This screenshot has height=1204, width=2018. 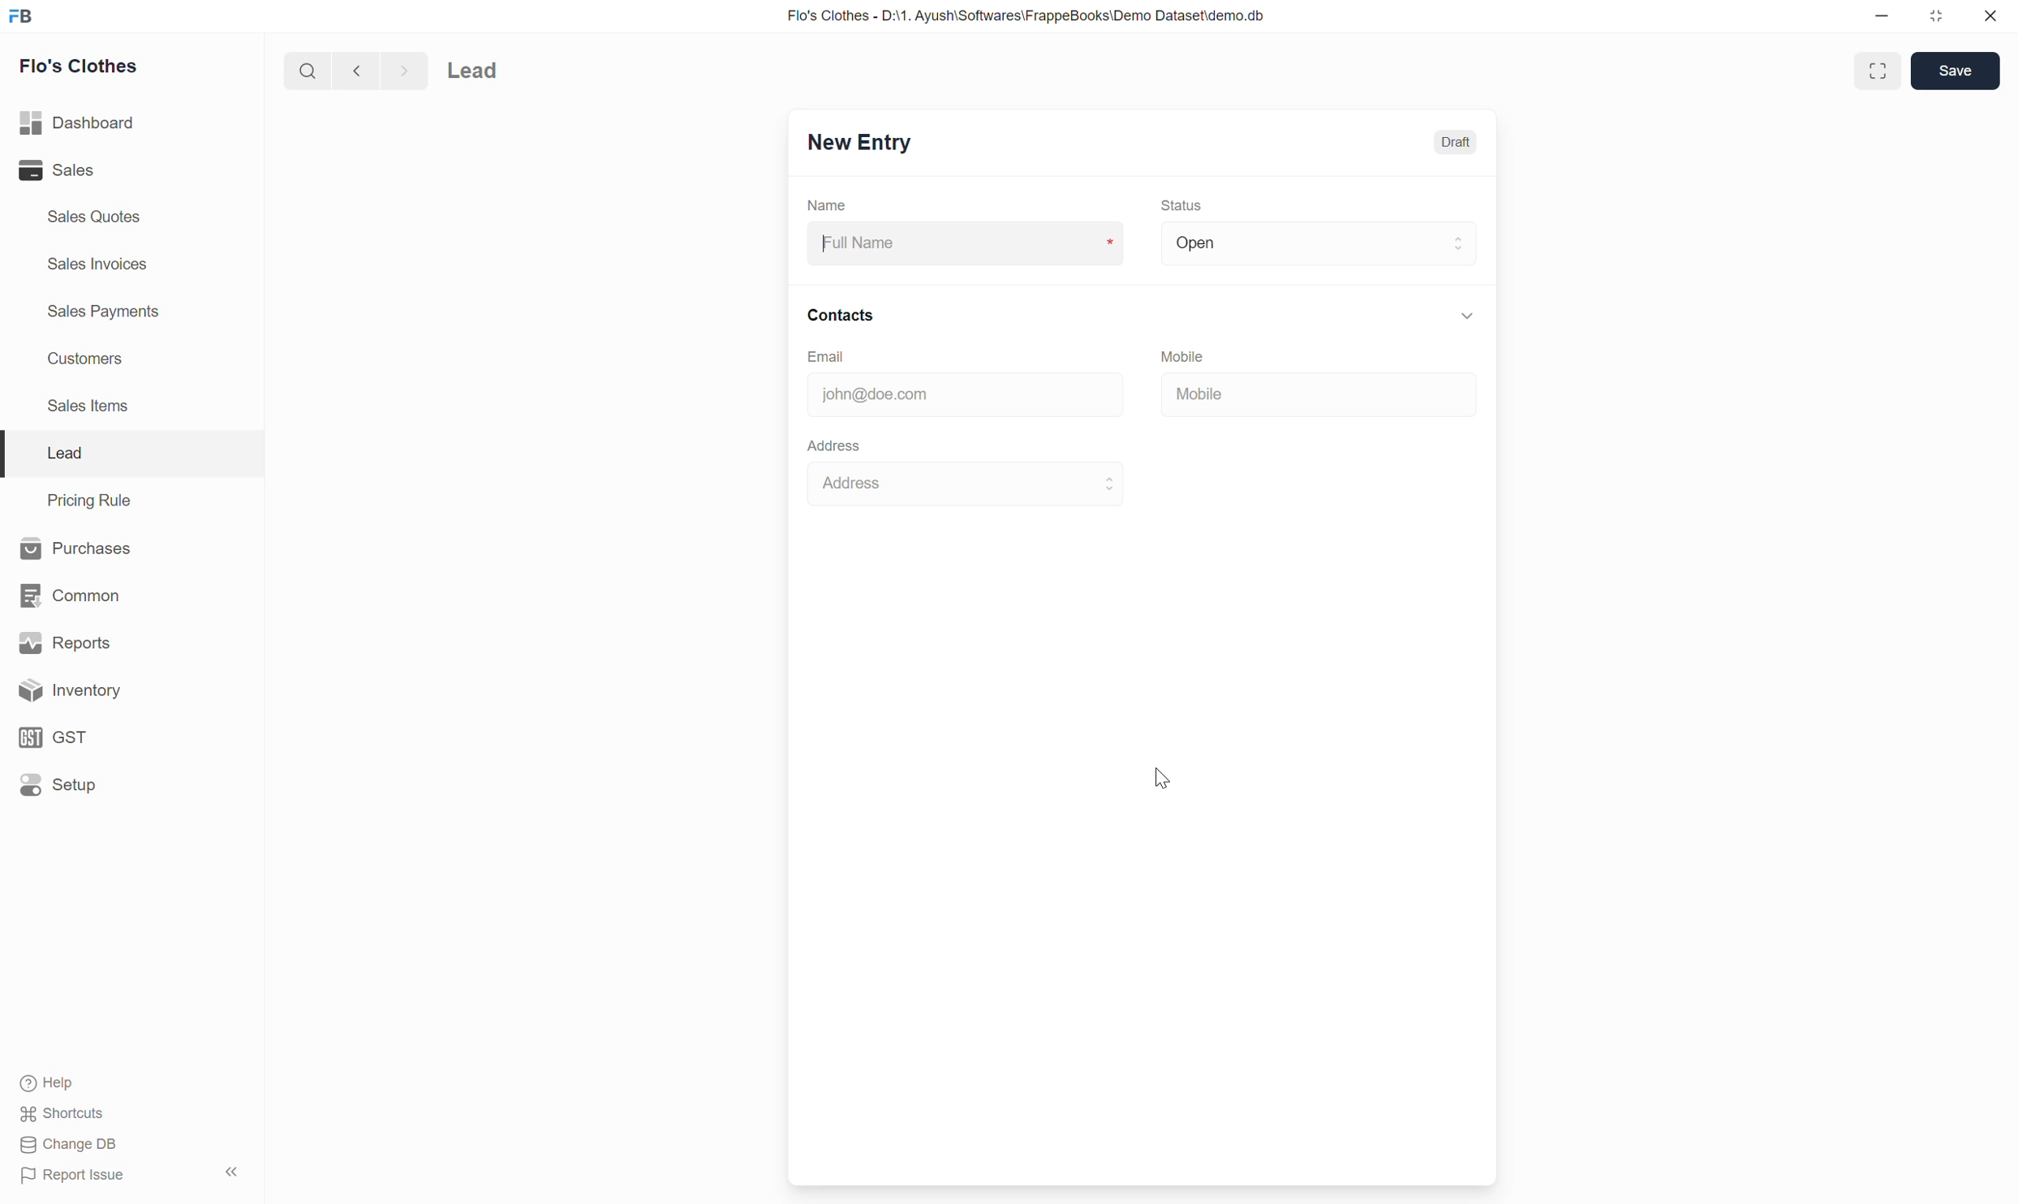 What do you see at coordinates (1958, 71) in the screenshot?
I see `save` at bounding box center [1958, 71].